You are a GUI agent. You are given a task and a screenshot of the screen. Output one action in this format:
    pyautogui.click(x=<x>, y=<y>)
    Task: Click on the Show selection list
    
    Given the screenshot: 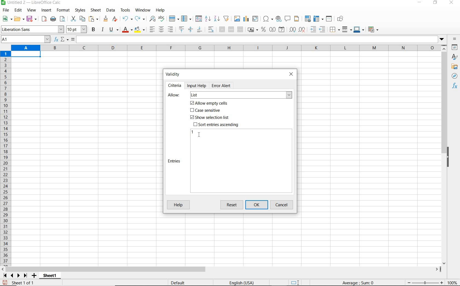 What is the action you would take?
    pyautogui.click(x=209, y=118)
    